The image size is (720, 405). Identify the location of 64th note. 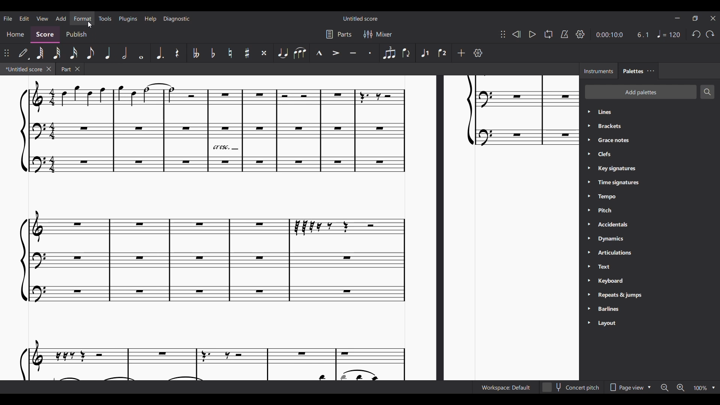
(40, 54).